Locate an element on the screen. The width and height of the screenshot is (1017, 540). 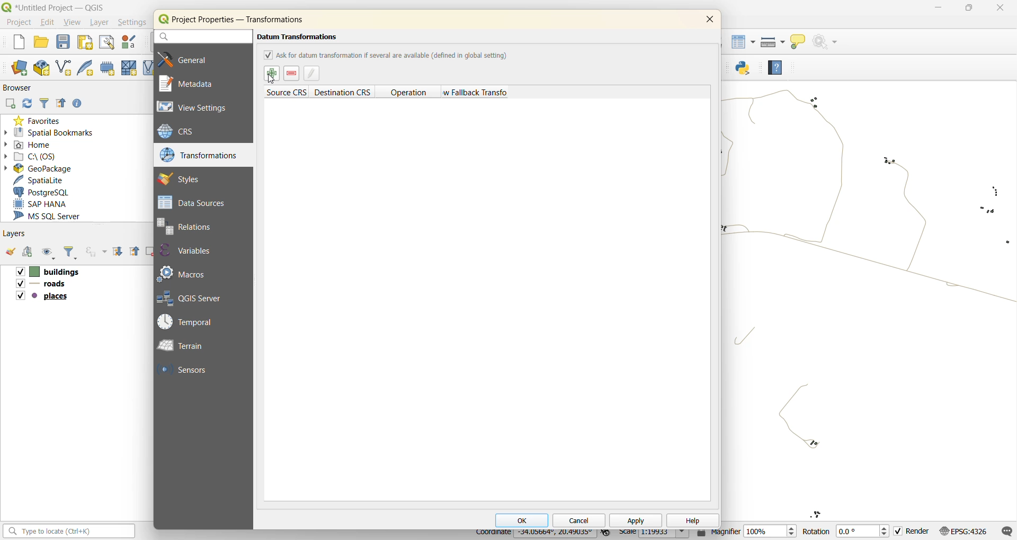
magnifier is located at coordinates (746, 533).